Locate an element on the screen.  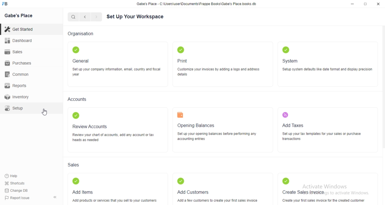
Gabe's Place is located at coordinates (21, 17).